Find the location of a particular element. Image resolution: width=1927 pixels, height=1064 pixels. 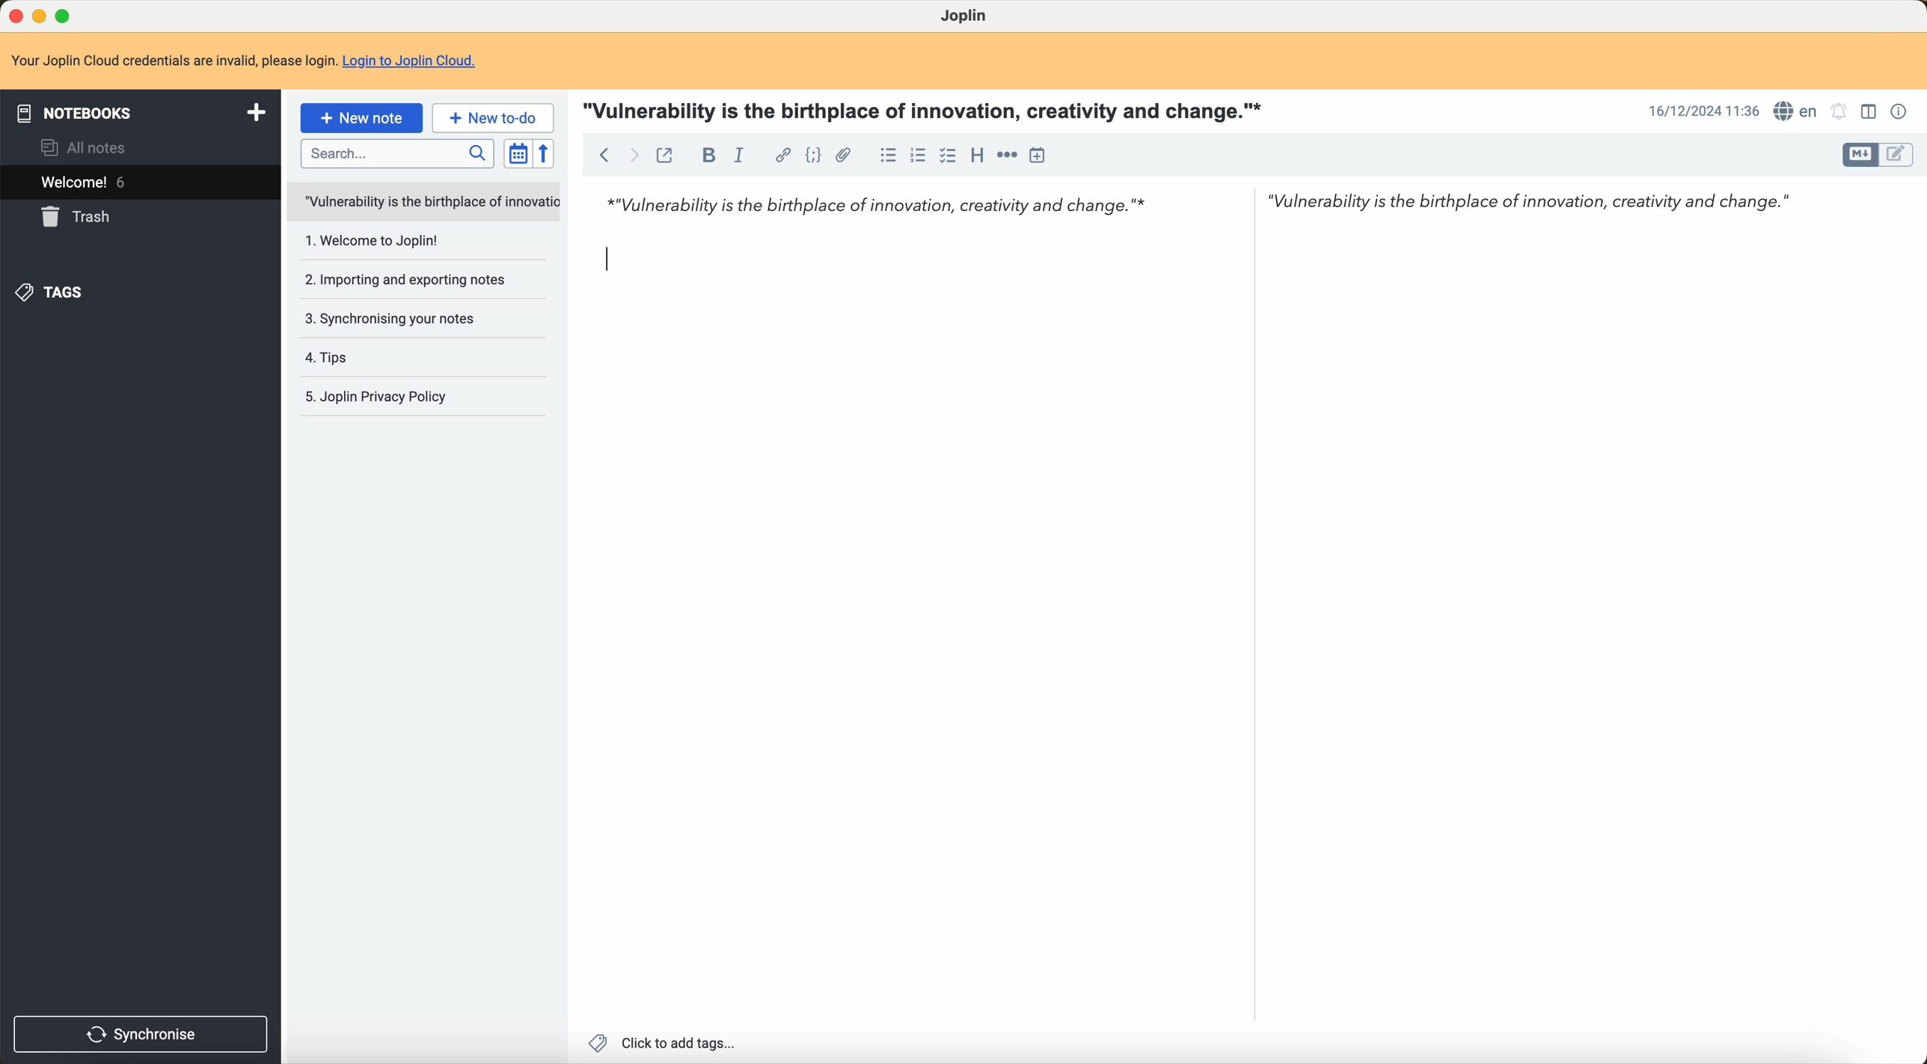

toggle editor is located at coordinates (1897, 157).